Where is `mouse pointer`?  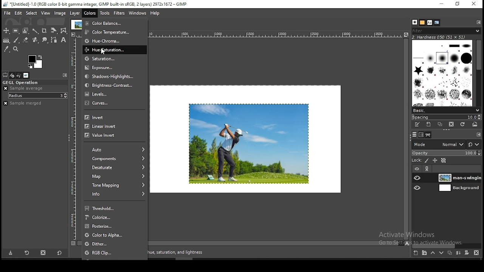
mouse pointer is located at coordinates (104, 51).